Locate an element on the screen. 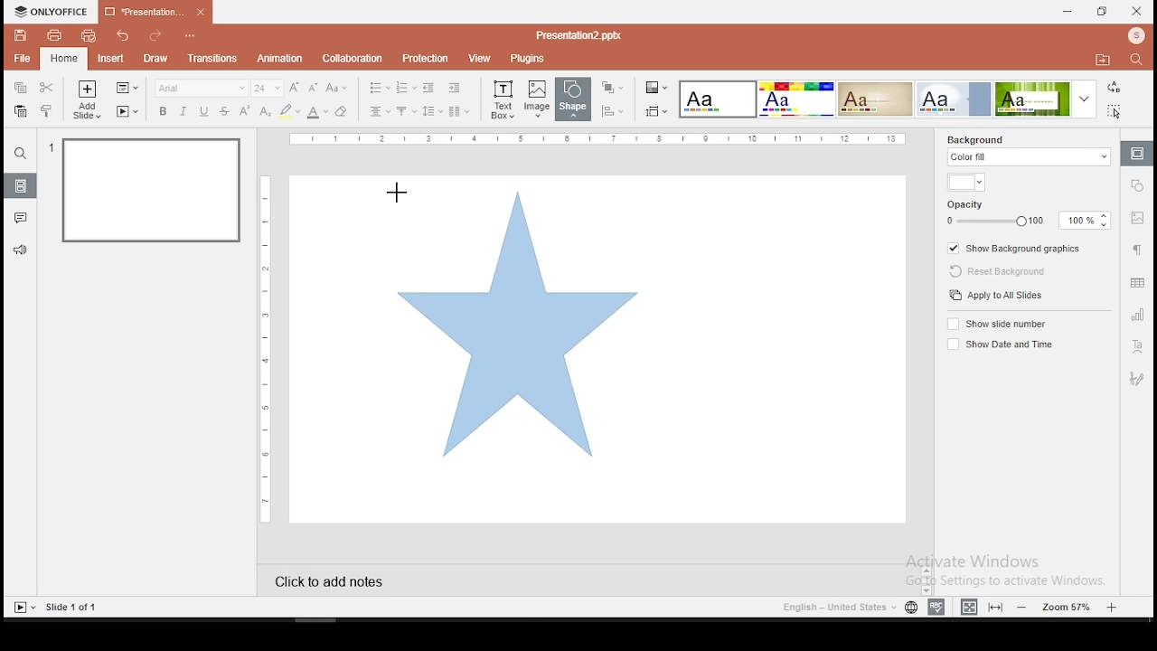 The width and height of the screenshot is (1157, 651). font size is located at coordinates (268, 88).